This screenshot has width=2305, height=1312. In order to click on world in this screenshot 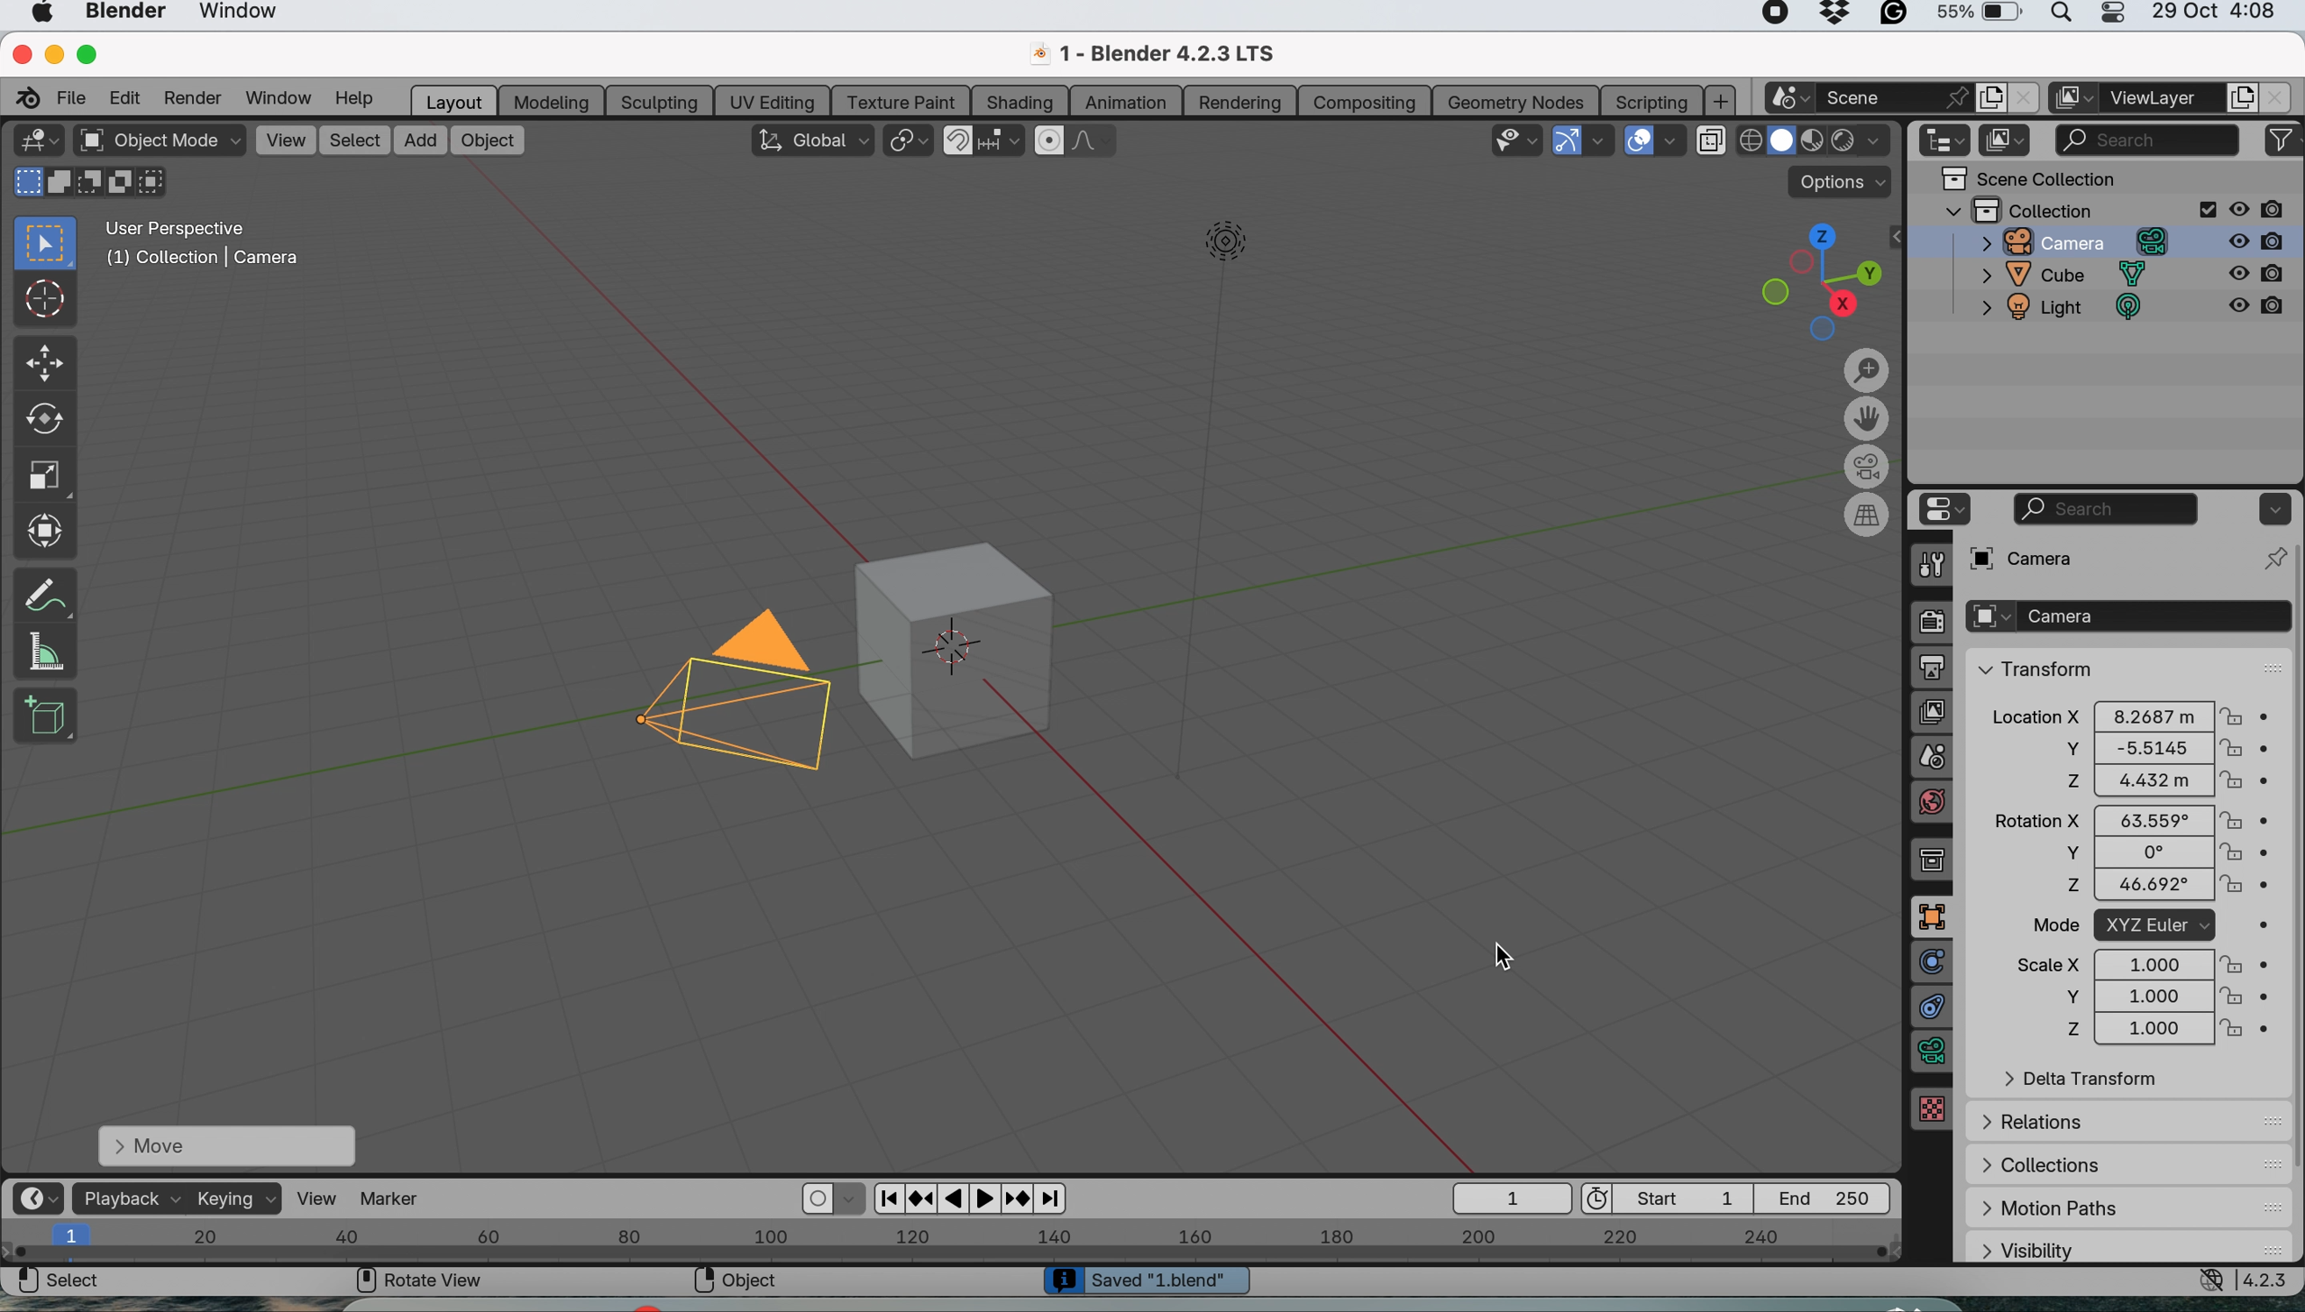, I will do `click(1935, 799)`.